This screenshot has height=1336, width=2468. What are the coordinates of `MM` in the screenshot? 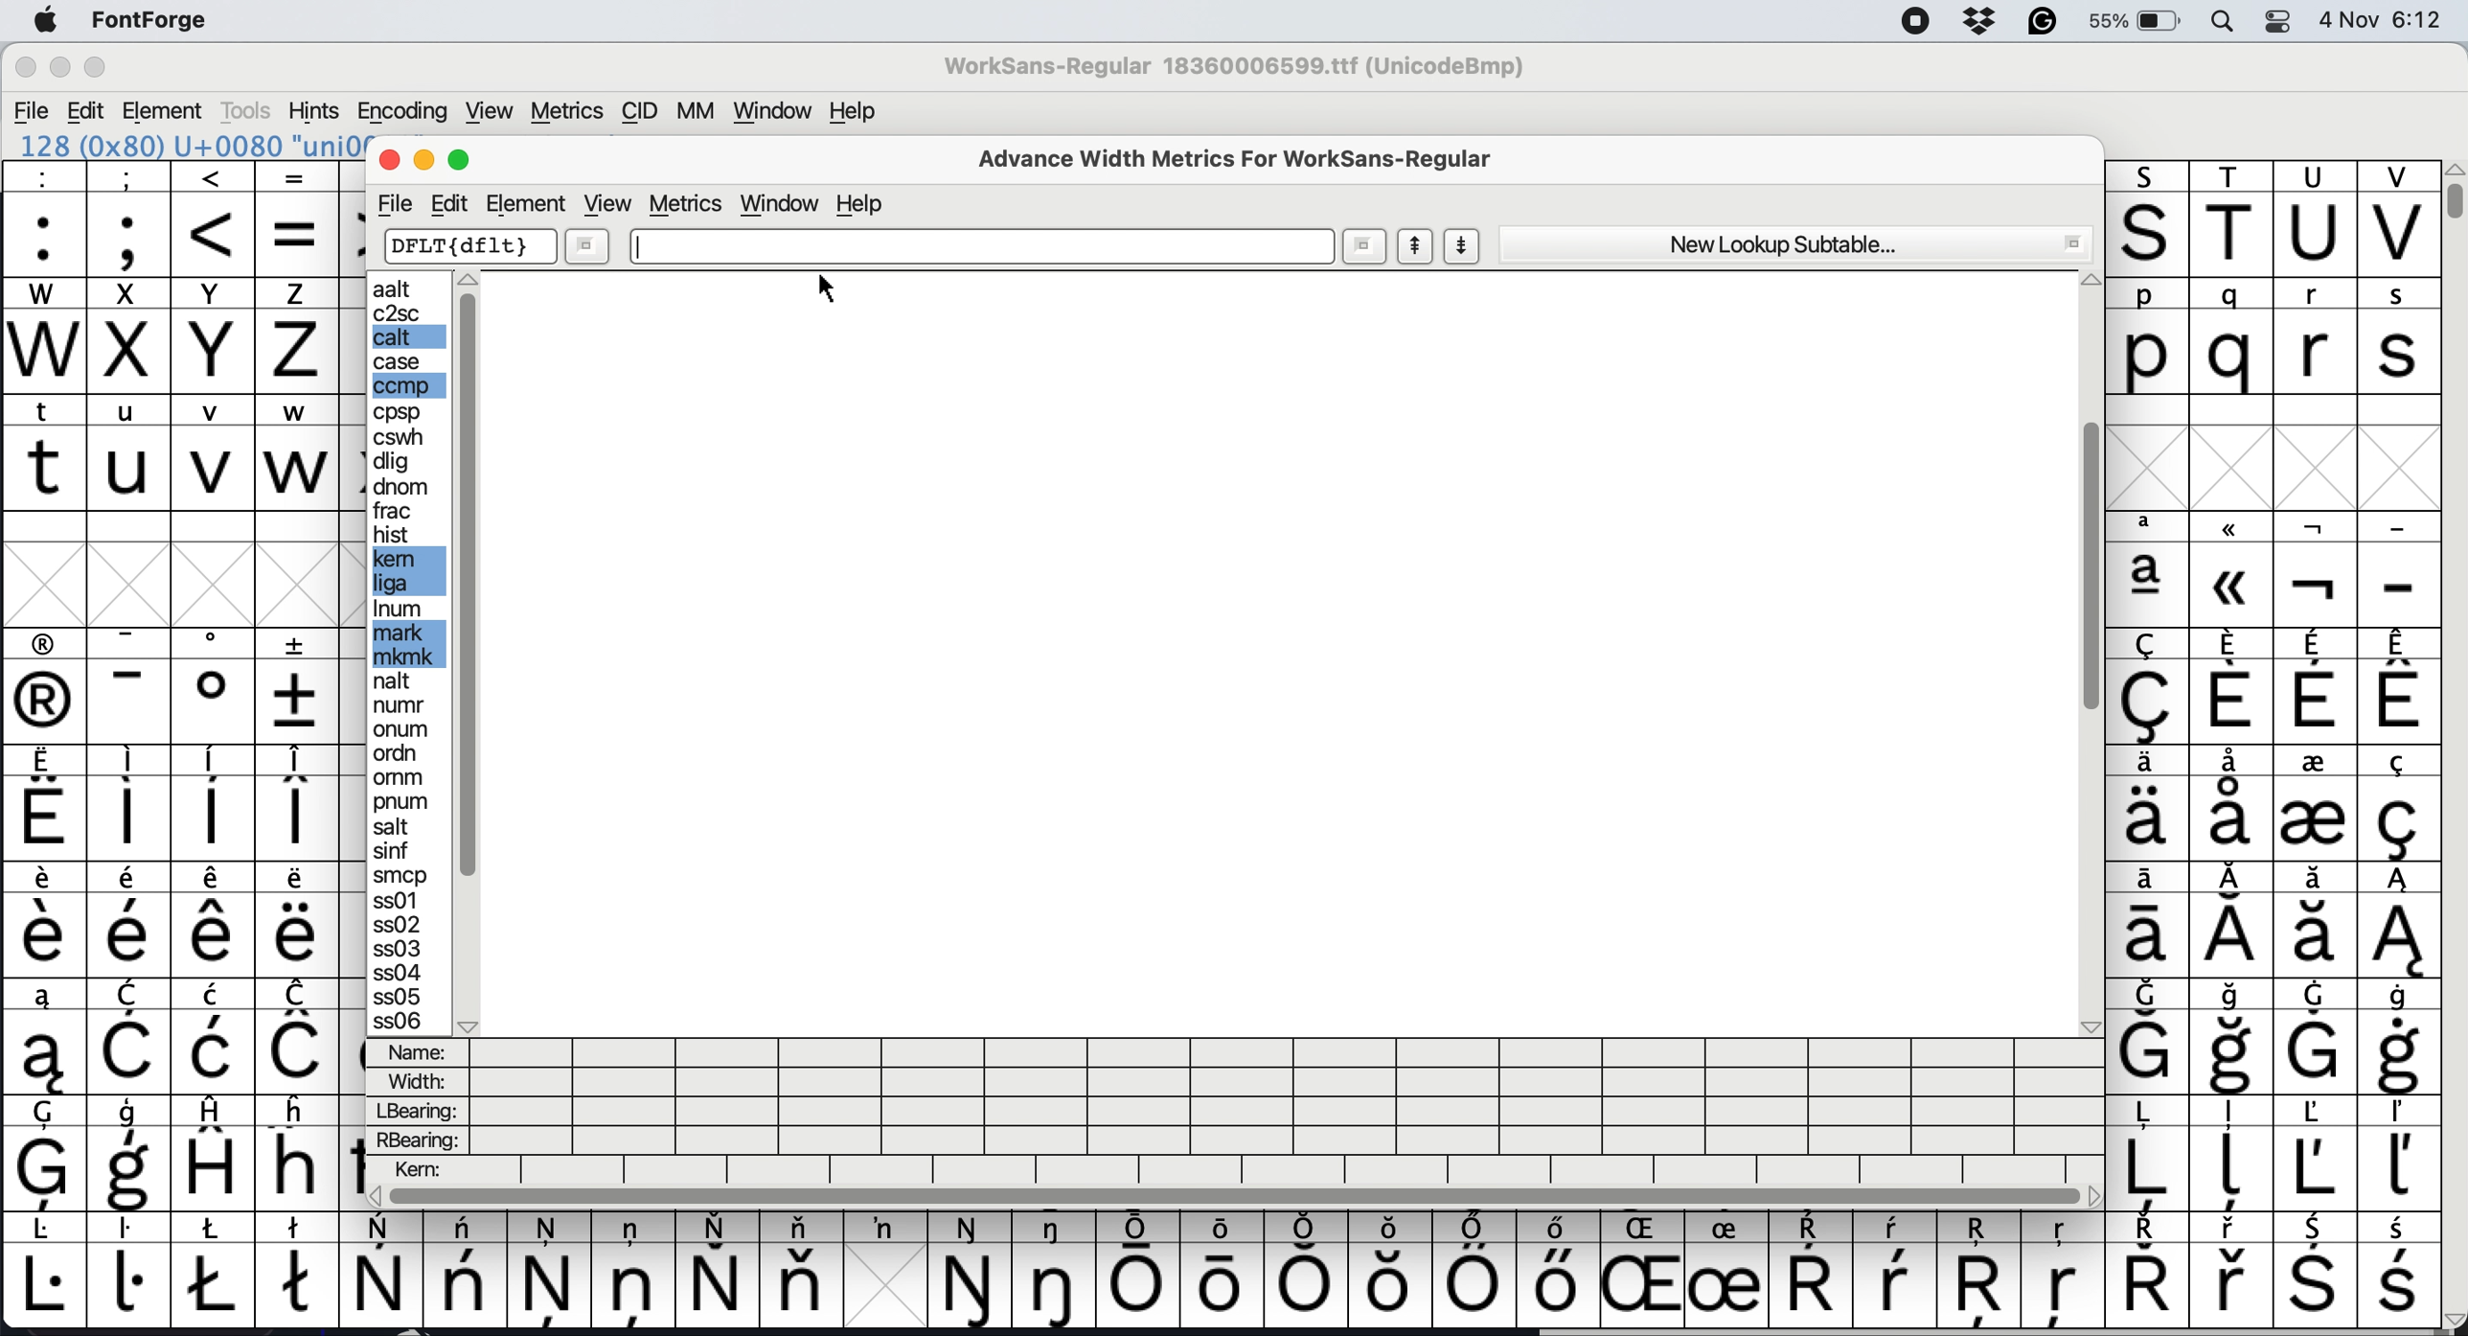 It's located at (700, 109).